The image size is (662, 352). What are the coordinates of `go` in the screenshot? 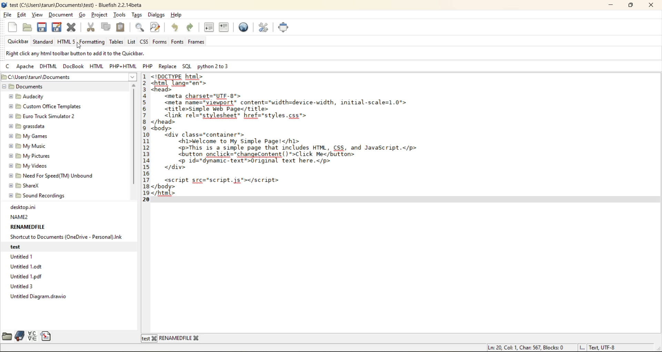 It's located at (83, 15).